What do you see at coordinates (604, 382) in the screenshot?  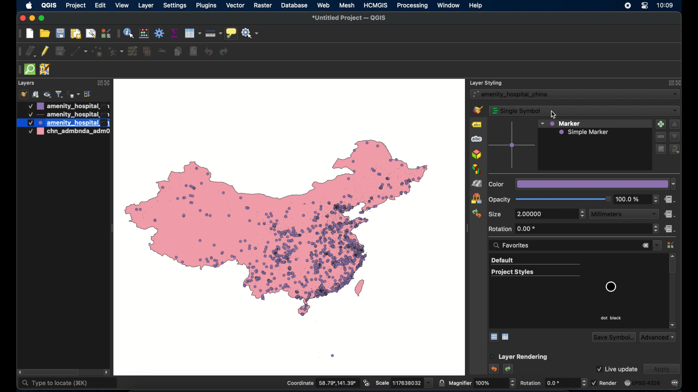 I see `render` at bounding box center [604, 382].